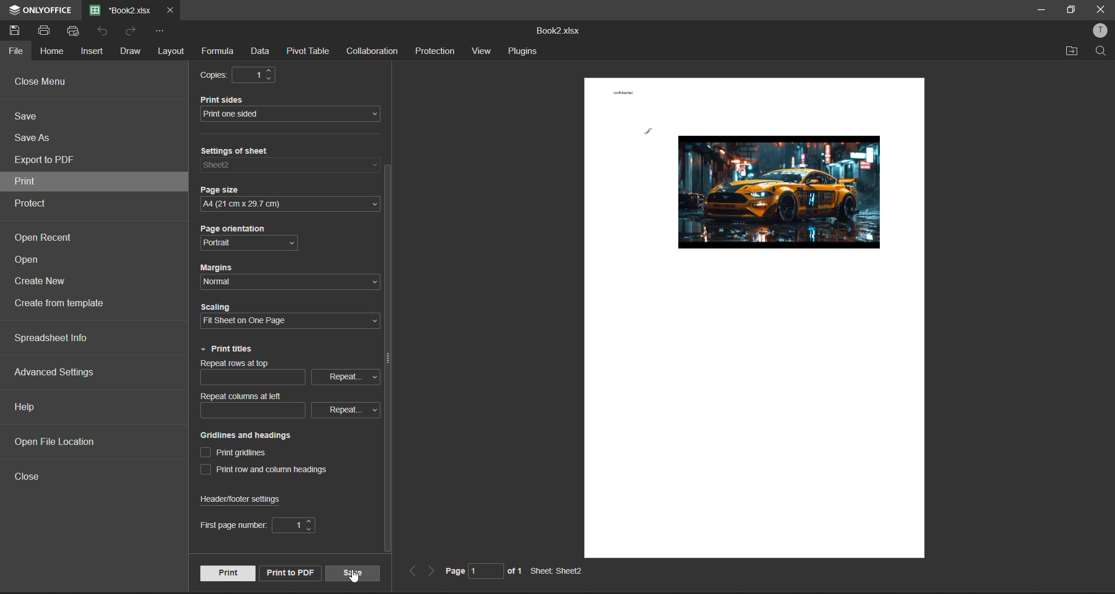 The width and height of the screenshot is (1115, 594). Describe the element at coordinates (52, 339) in the screenshot. I see `spreadsheet info` at that location.